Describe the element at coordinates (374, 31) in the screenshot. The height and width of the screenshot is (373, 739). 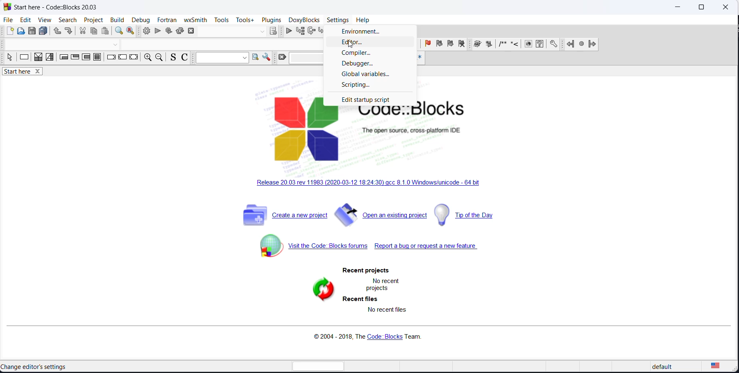
I see `environment` at that location.